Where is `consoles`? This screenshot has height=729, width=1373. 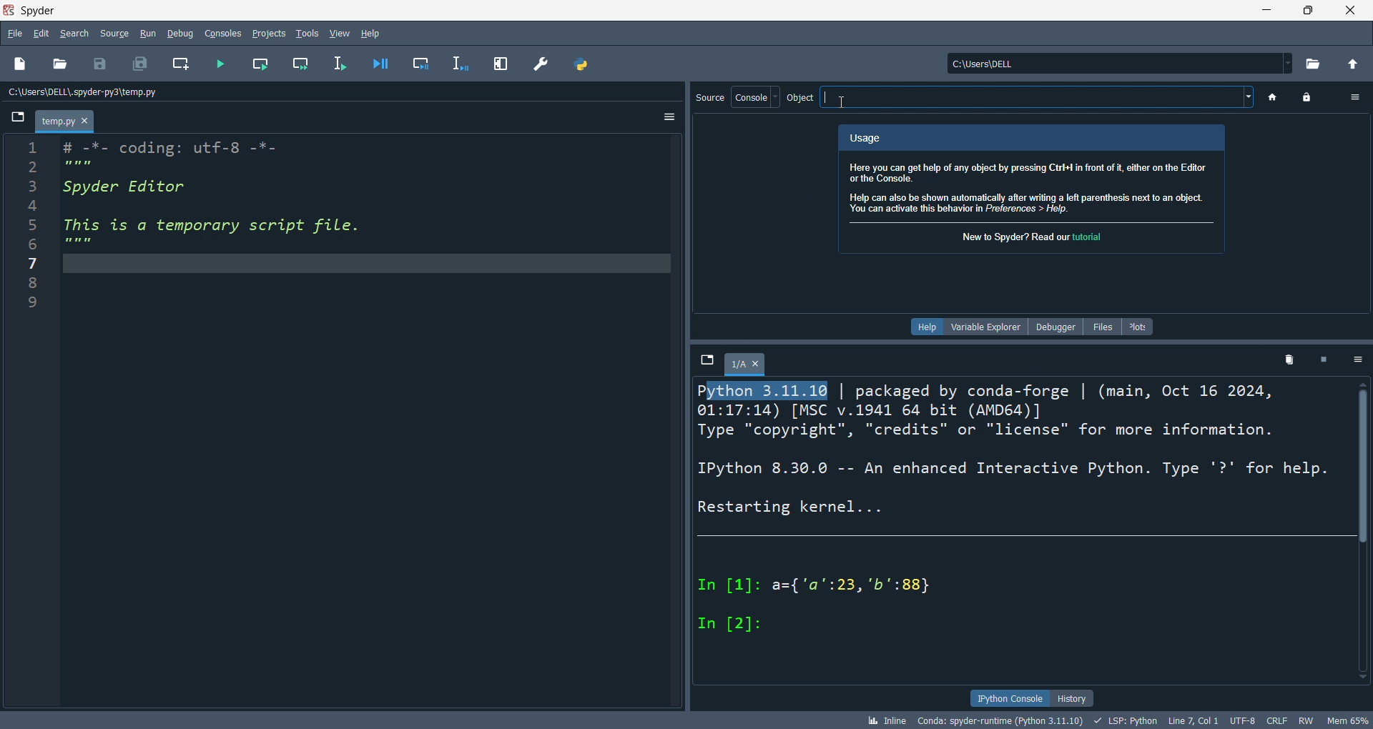
consoles is located at coordinates (222, 33).